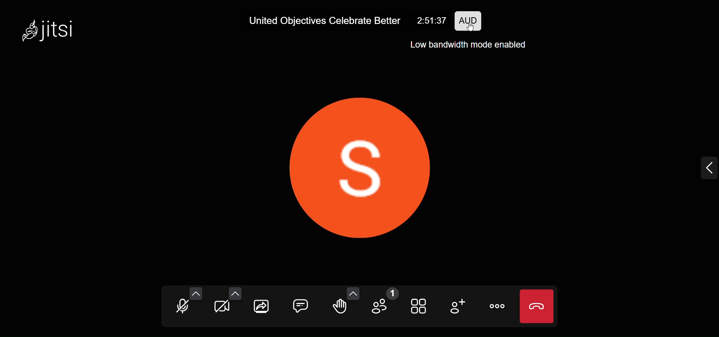 This screenshot has height=337, width=719. Describe the element at coordinates (339, 307) in the screenshot. I see `raise hand` at that location.